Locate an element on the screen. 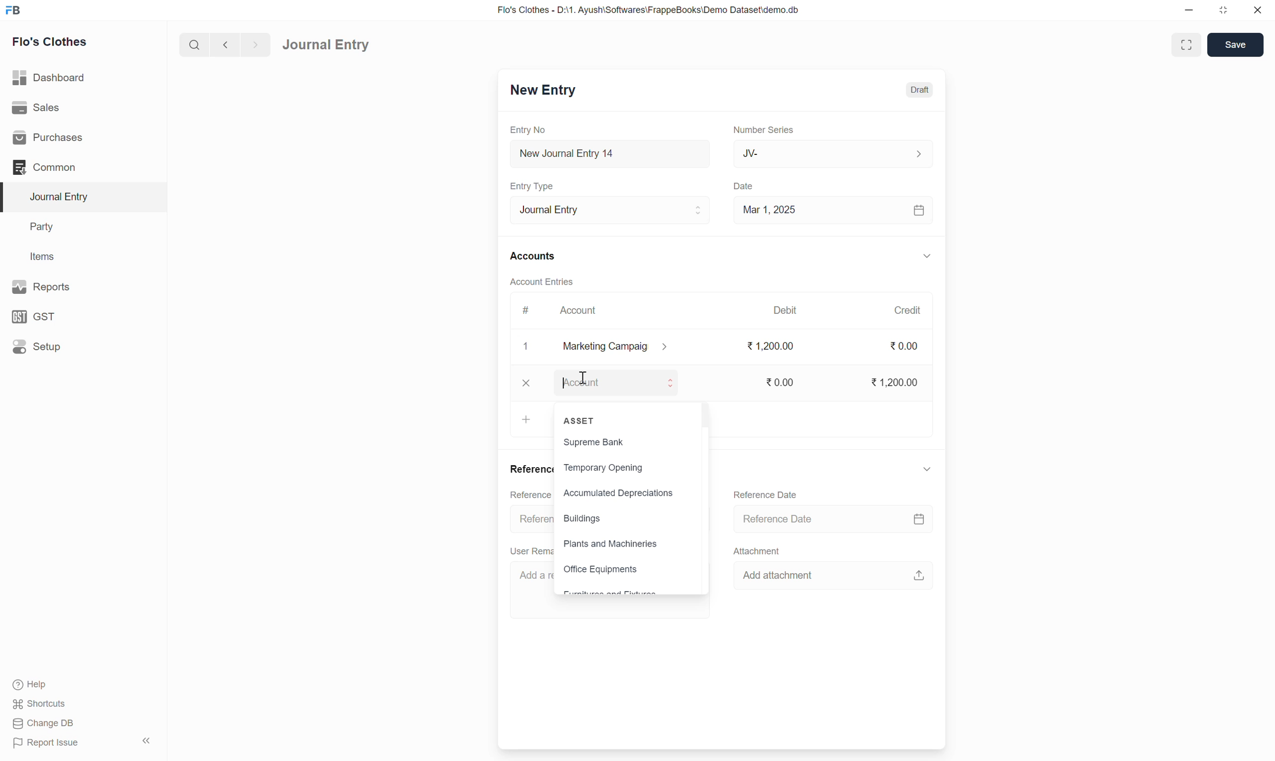 The image size is (1275, 761). Save is located at coordinates (1236, 45).